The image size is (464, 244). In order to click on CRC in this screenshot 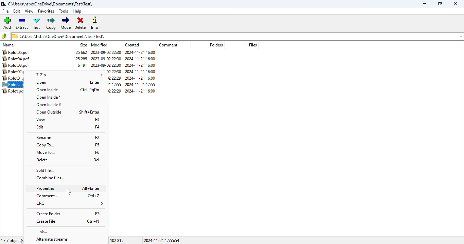, I will do `click(69, 204)`.